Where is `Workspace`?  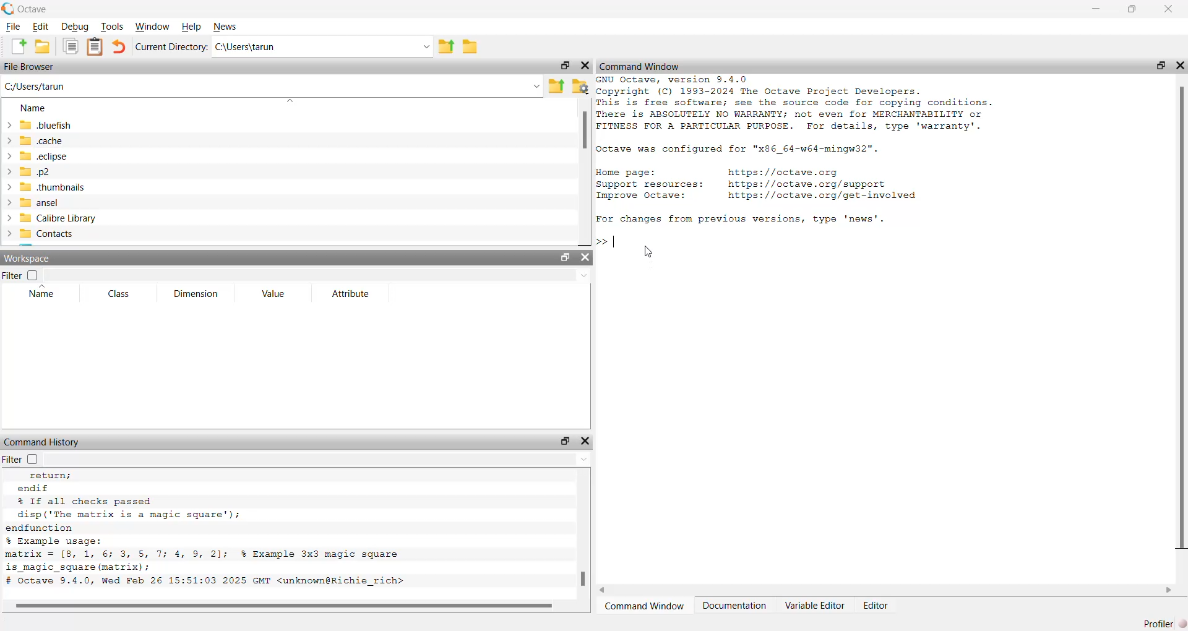
Workspace is located at coordinates (29, 259).